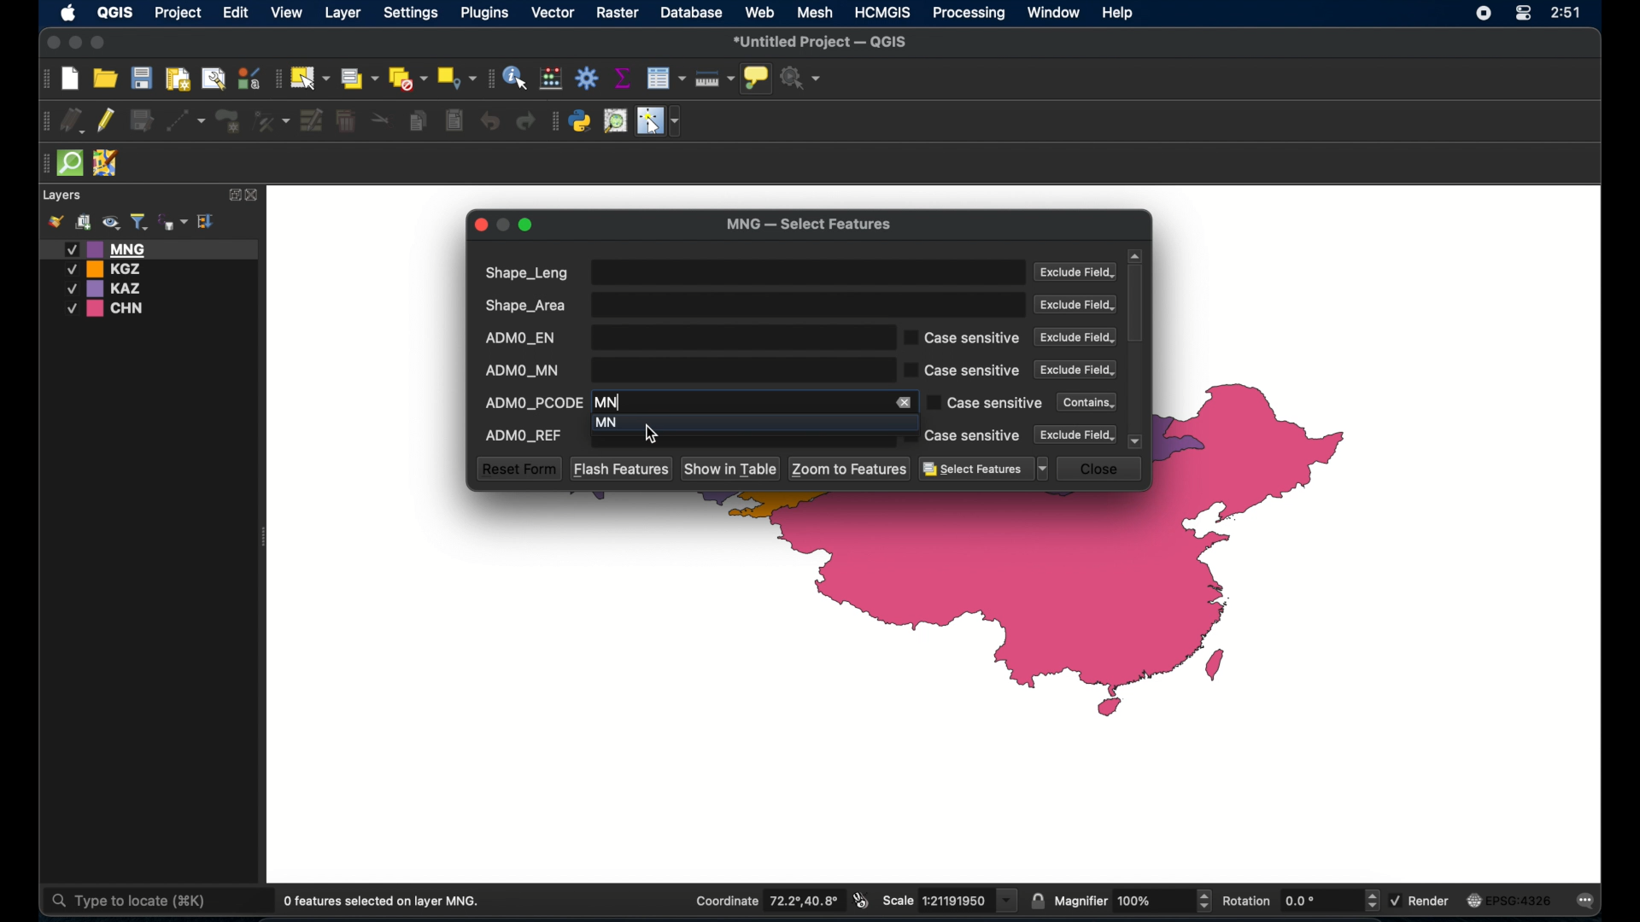  I want to click on scroll box, so click(1138, 305).